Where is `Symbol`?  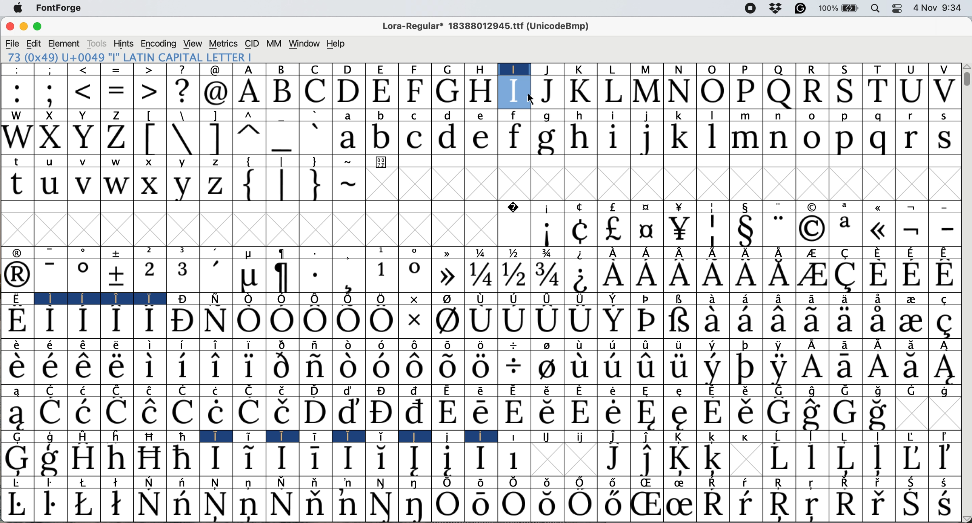 Symbol is located at coordinates (714, 459).